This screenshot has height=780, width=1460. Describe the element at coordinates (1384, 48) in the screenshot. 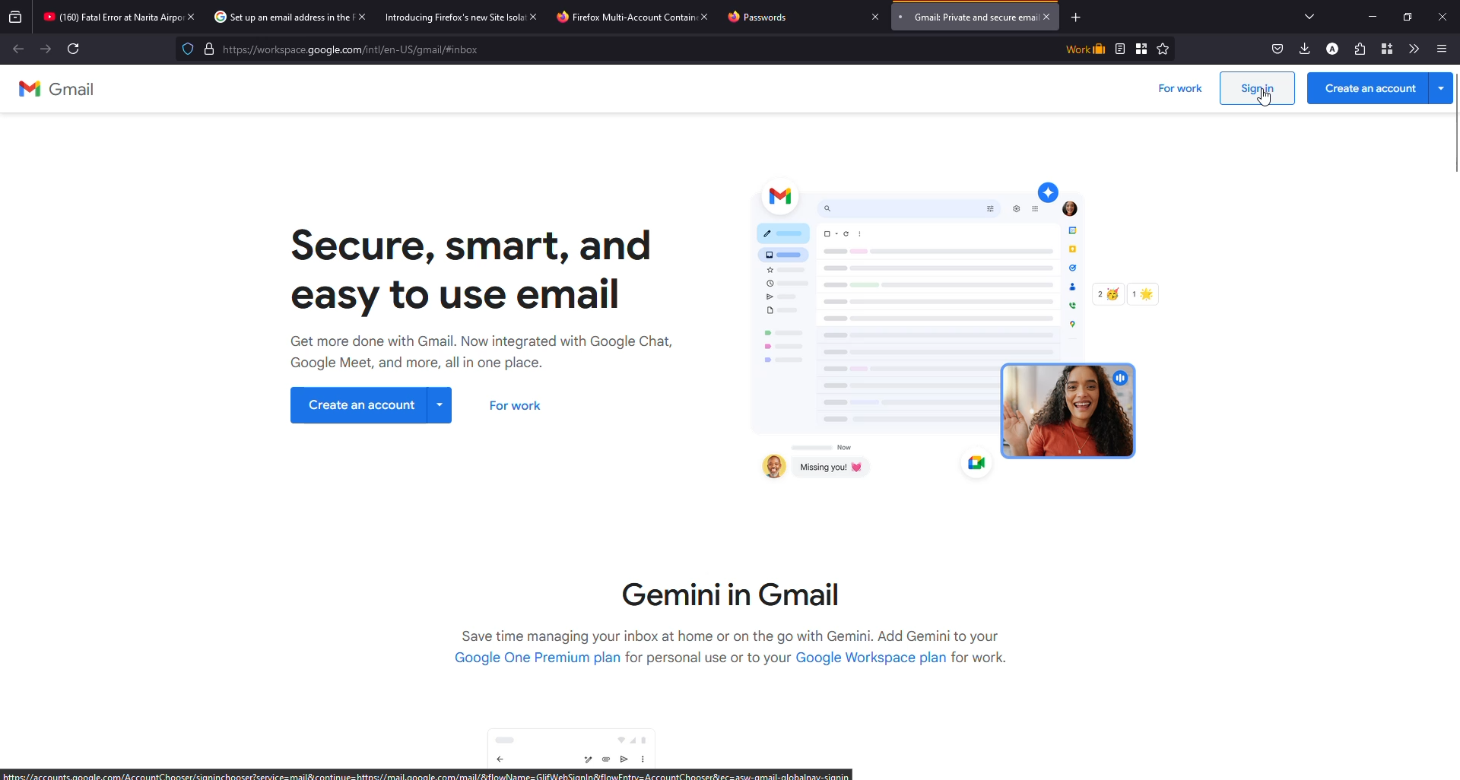

I see `container` at that location.